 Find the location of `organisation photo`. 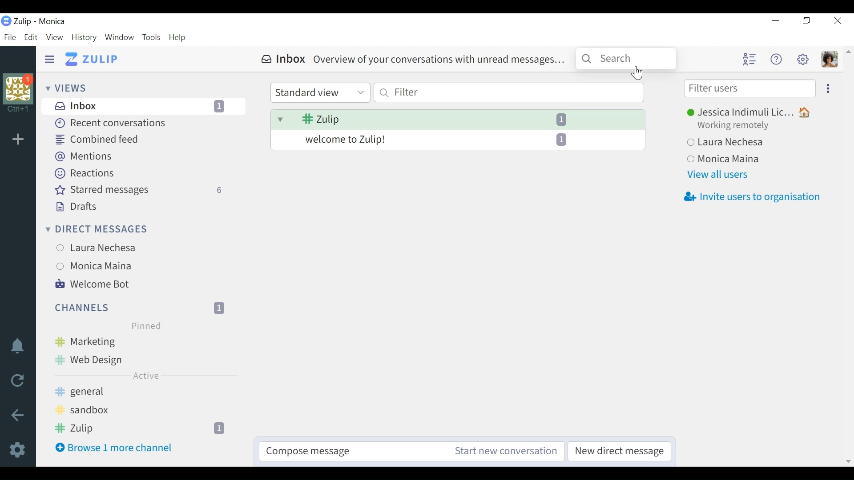

organisation photo is located at coordinates (18, 88).